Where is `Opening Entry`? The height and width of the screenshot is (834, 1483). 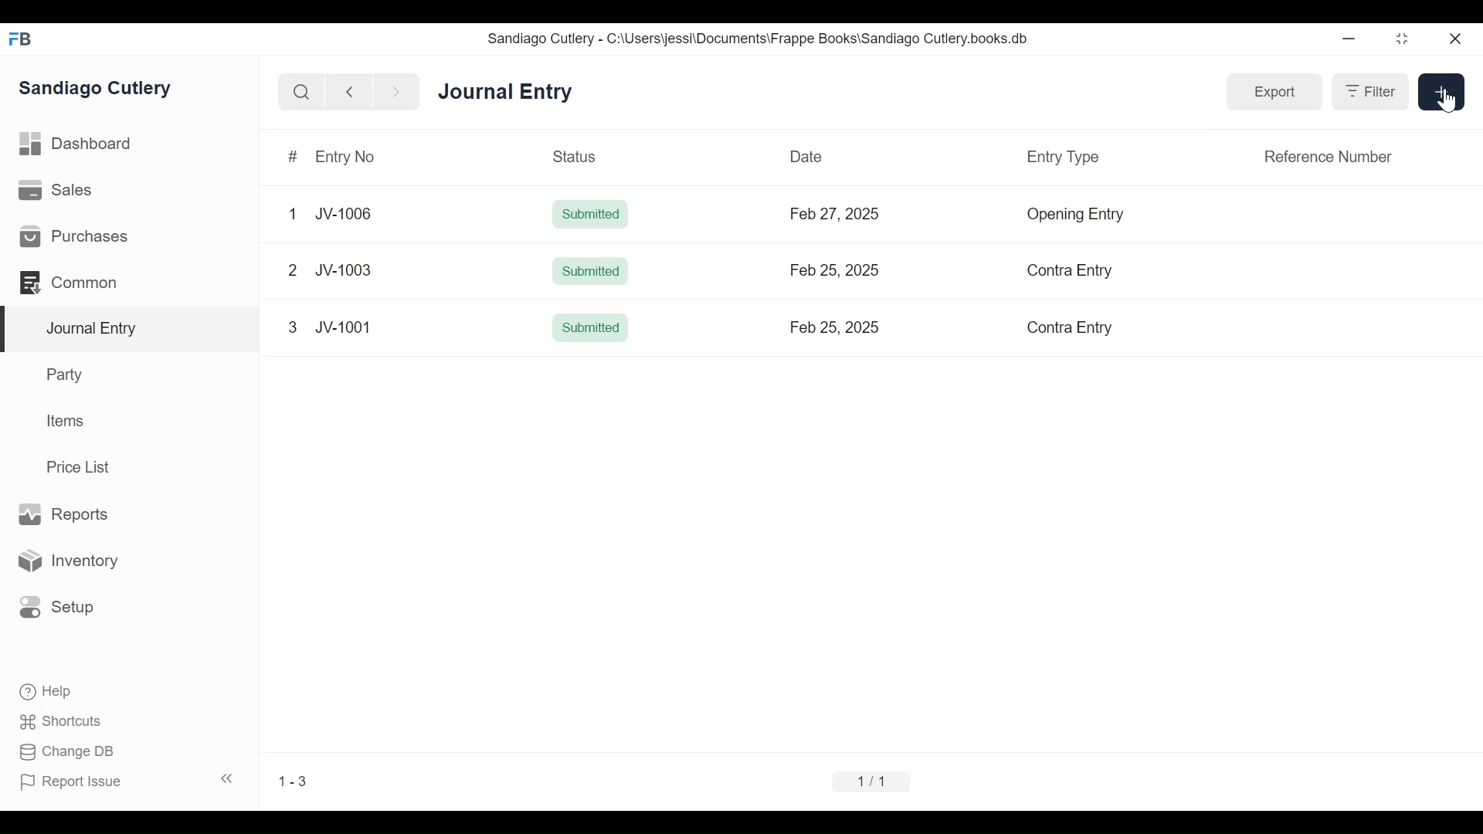
Opening Entry is located at coordinates (1069, 214).